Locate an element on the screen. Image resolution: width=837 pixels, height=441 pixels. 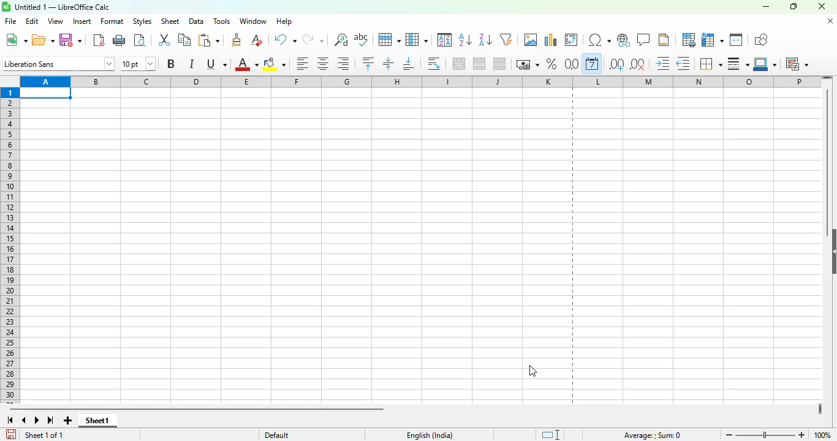
sheet is located at coordinates (170, 21).